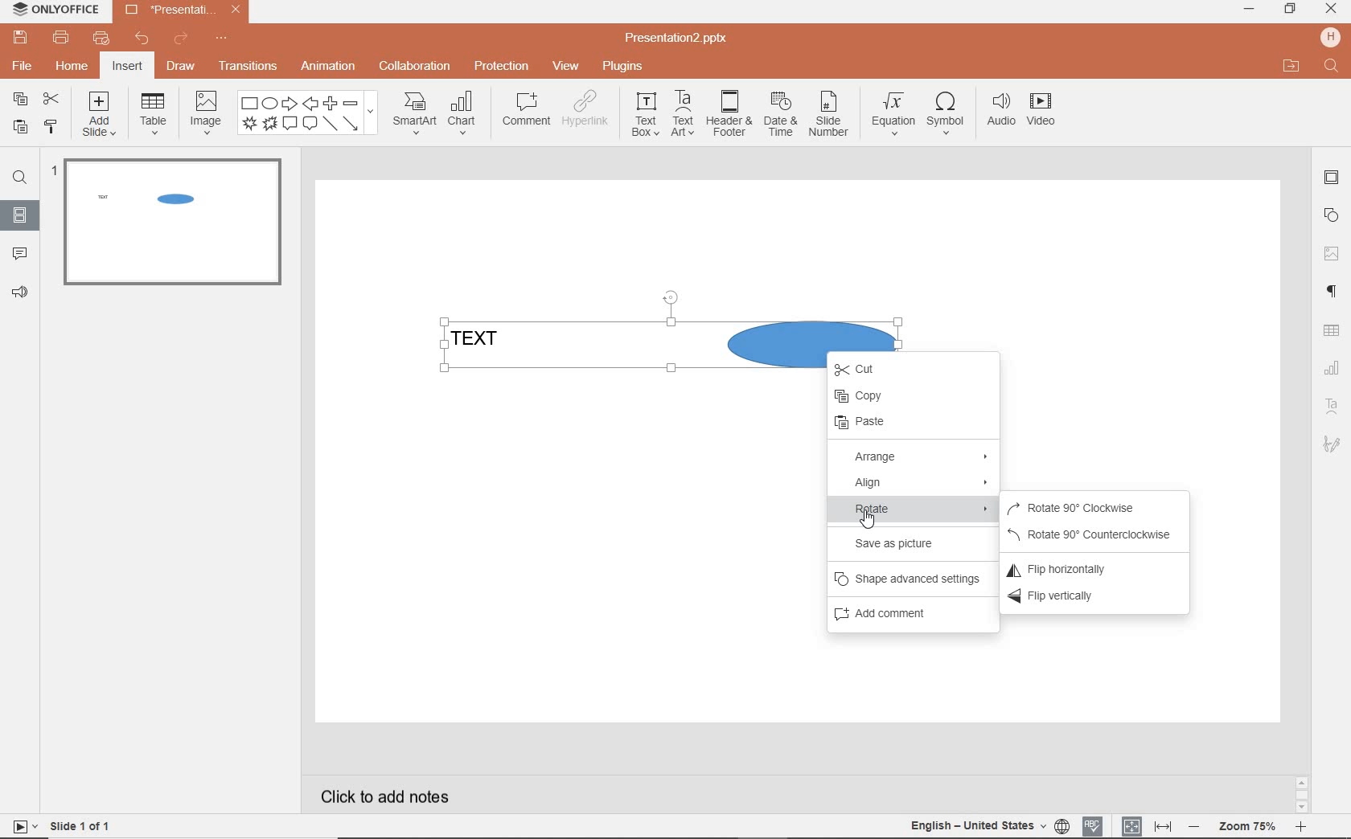 The height and width of the screenshot is (839, 1351). I want to click on save as picture, so click(902, 544).